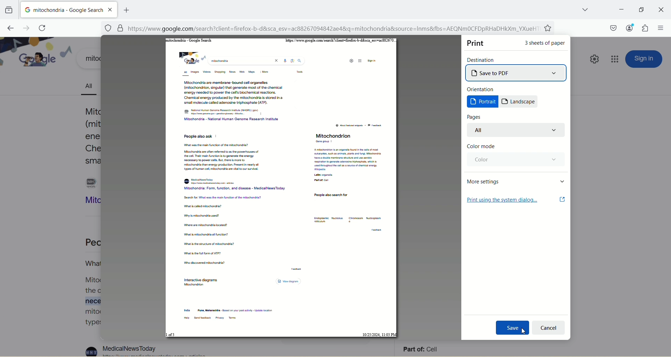 The width and height of the screenshot is (671, 357). I want to click on account, so click(628, 27).